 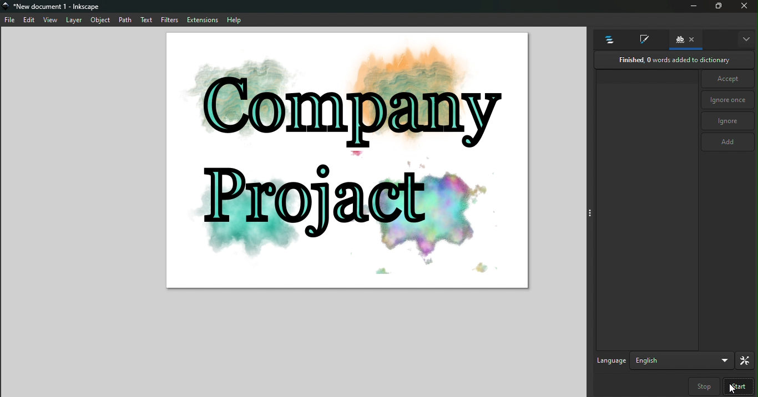 I want to click on  *New document 1 - Inkscape, so click(x=61, y=7).